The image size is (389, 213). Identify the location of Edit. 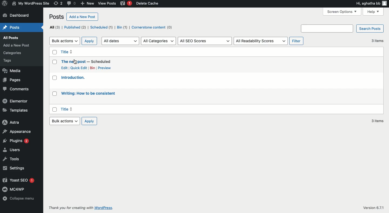
(64, 68).